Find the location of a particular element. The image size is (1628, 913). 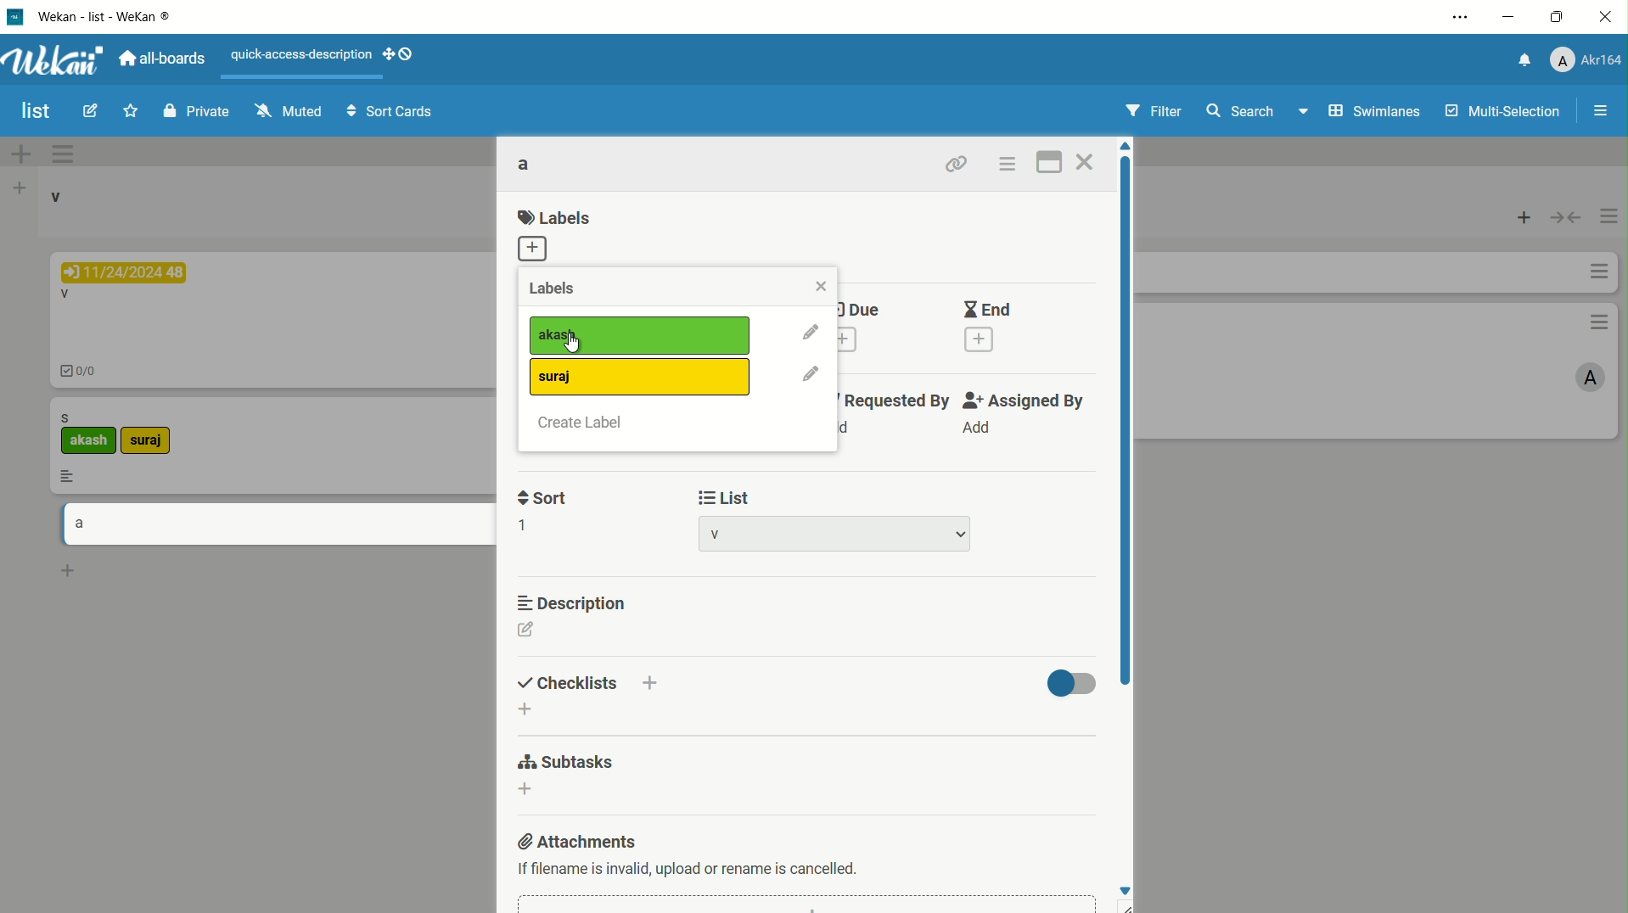

add due date is located at coordinates (845, 339).